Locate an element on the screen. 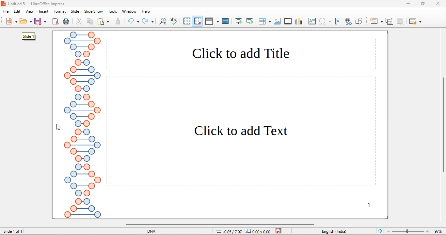  click to add text is located at coordinates (242, 131).